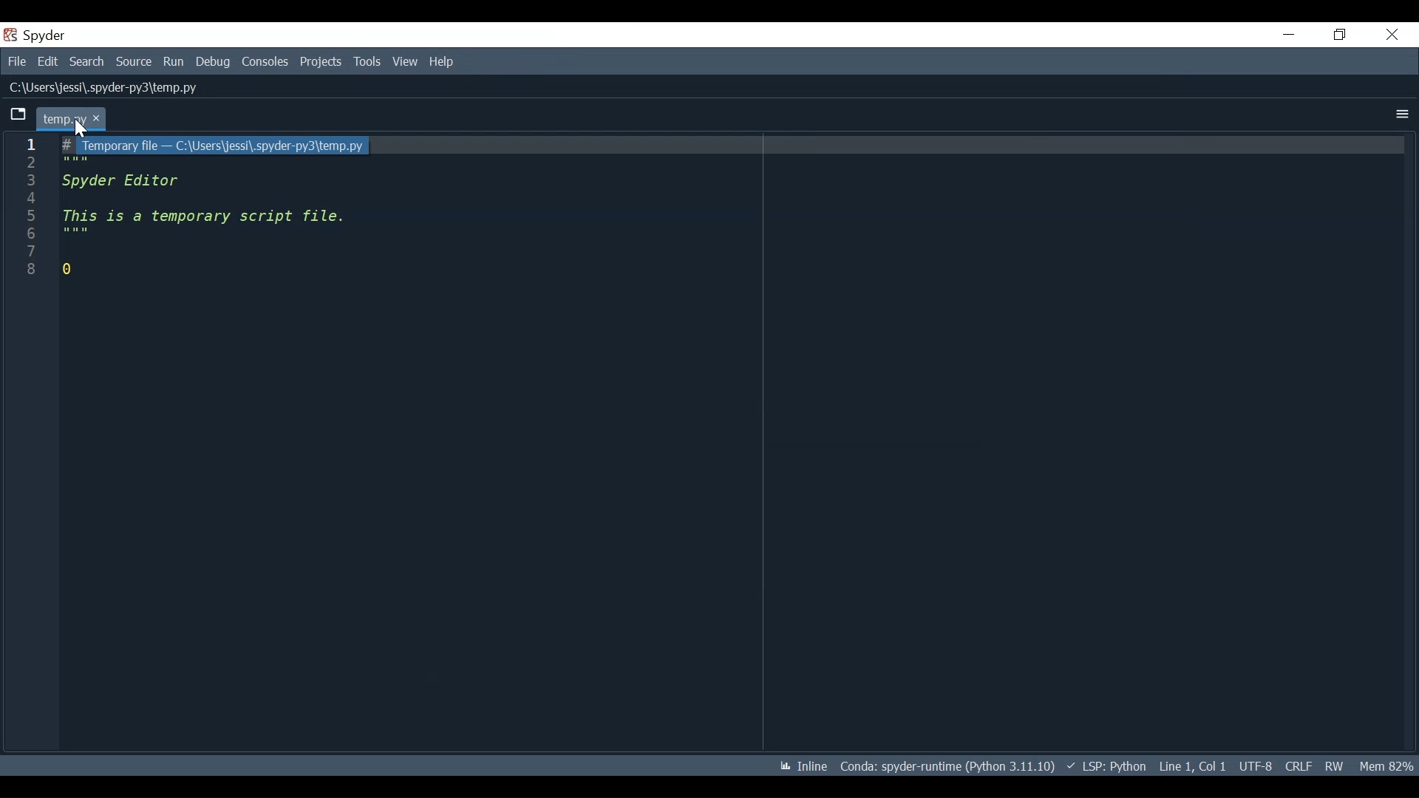  I want to click on Projects, so click(321, 61).